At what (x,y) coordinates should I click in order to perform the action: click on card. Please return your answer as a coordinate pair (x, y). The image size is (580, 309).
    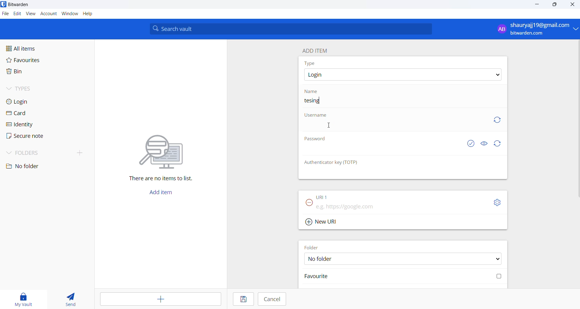
    Looking at the image, I should click on (34, 113).